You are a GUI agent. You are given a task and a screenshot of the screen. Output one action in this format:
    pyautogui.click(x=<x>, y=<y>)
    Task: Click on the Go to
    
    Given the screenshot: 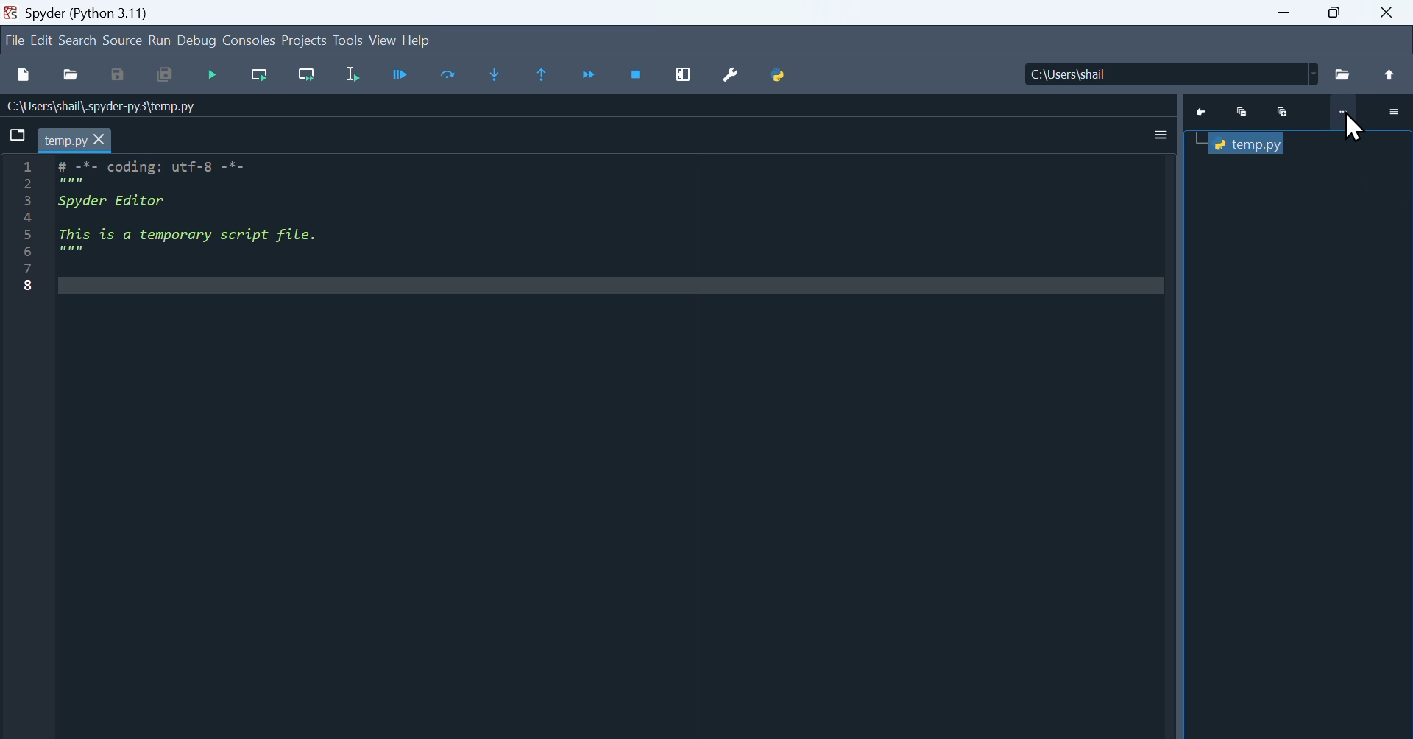 What is the action you would take?
    pyautogui.click(x=1205, y=113)
    